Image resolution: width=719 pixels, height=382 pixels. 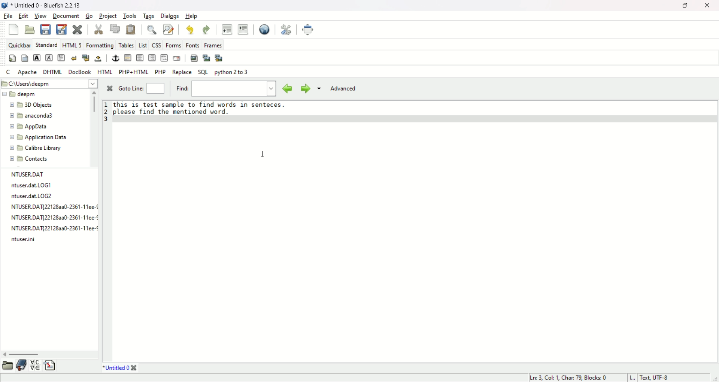 I want to click on cursor, so click(x=264, y=153).